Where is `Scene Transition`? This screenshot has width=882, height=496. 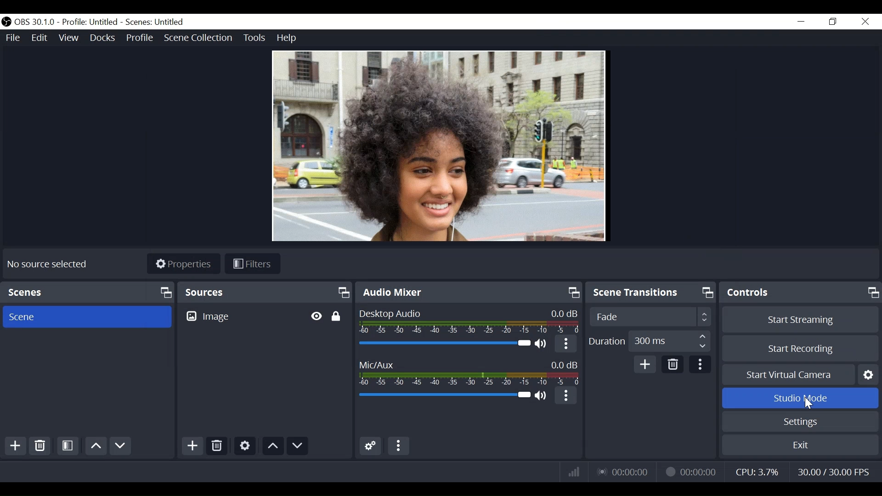 Scene Transition is located at coordinates (651, 293).